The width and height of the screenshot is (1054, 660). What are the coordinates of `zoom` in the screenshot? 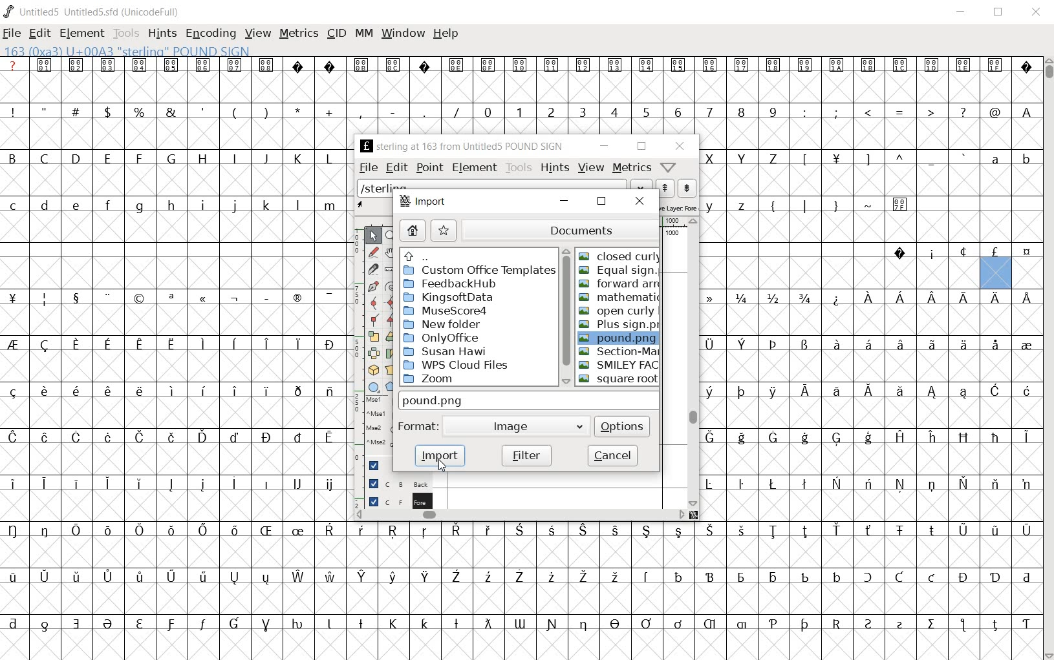 It's located at (393, 236).